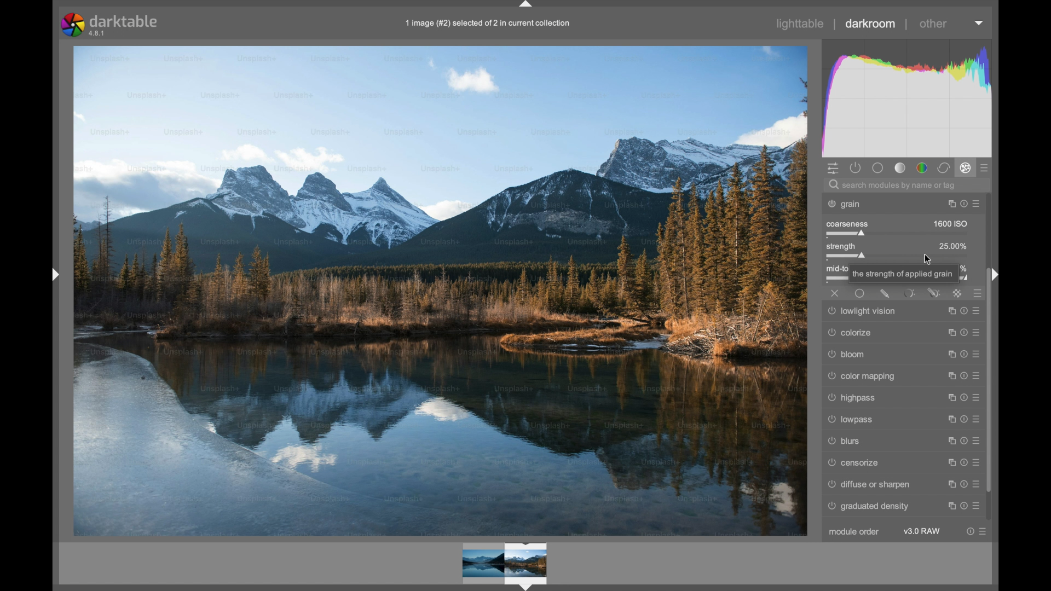  I want to click on presets, so click(986, 169).